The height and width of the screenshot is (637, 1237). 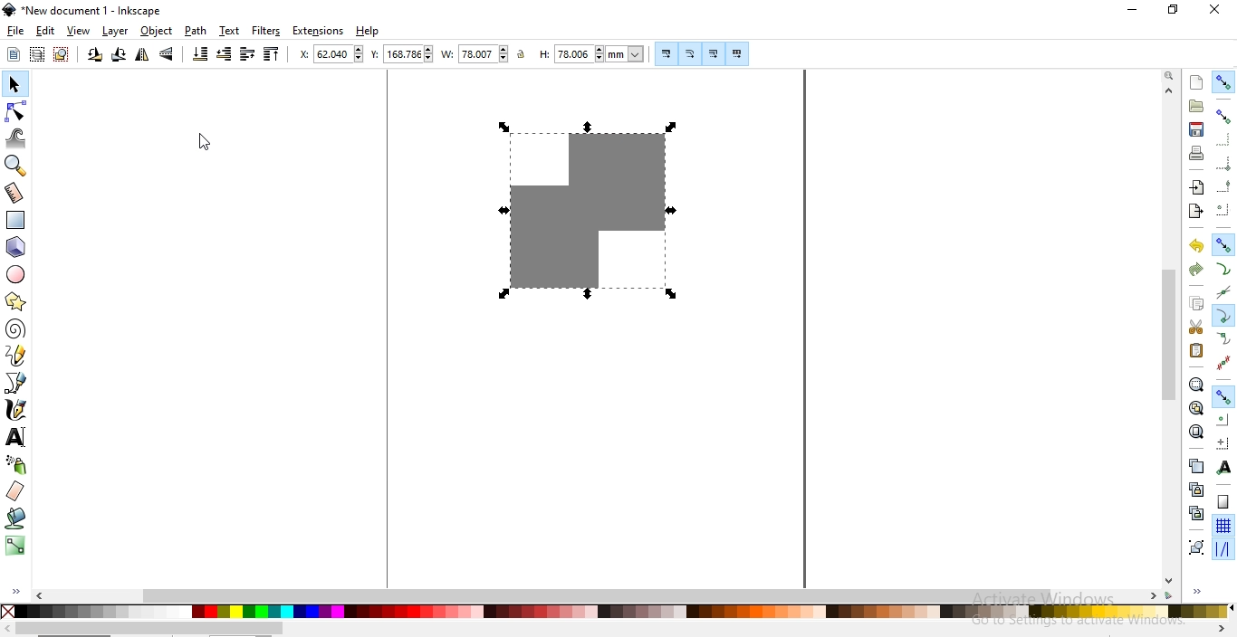 I want to click on draw freehand lines, so click(x=16, y=355).